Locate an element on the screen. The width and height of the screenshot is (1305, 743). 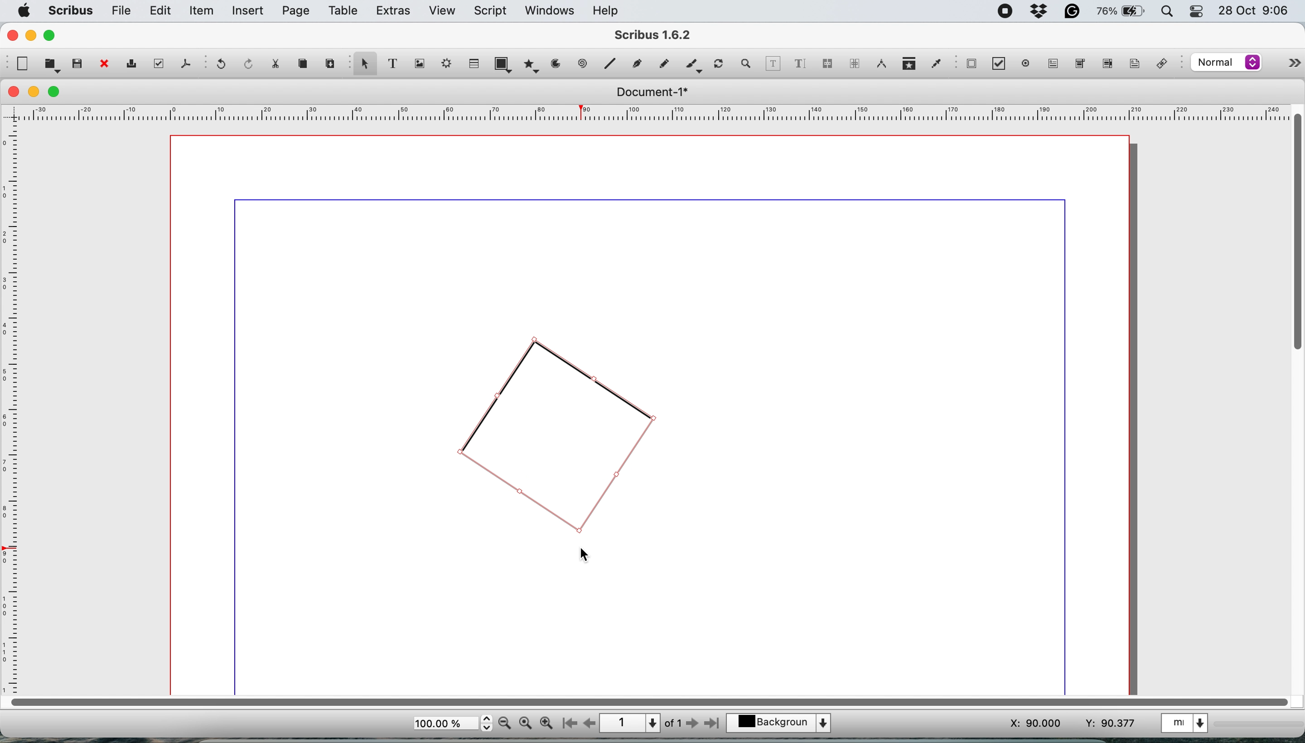
grammarly is located at coordinates (1073, 11).